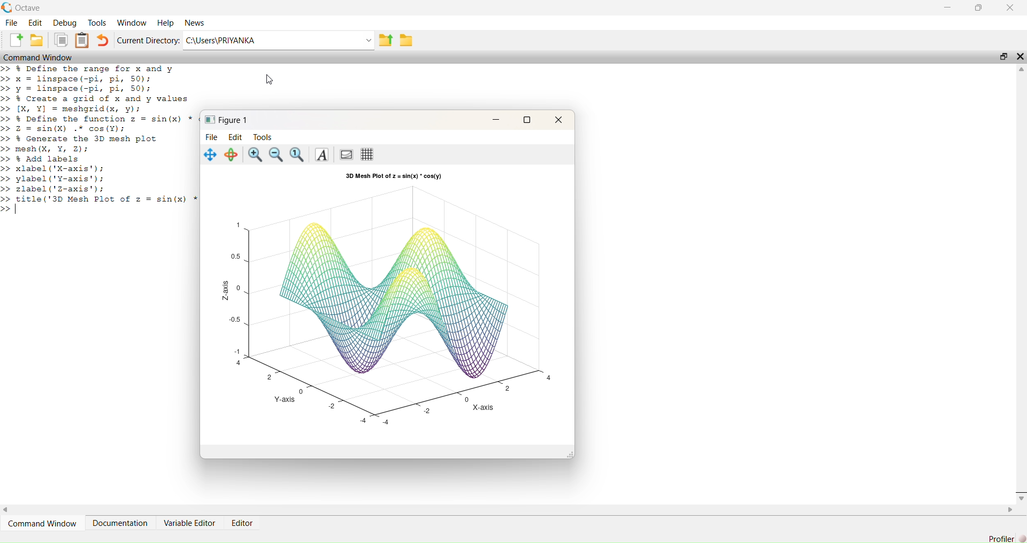  What do you see at coordinates (1021, 56) in the screenshot?
I see `Close` at bounding box center [1021, 56].